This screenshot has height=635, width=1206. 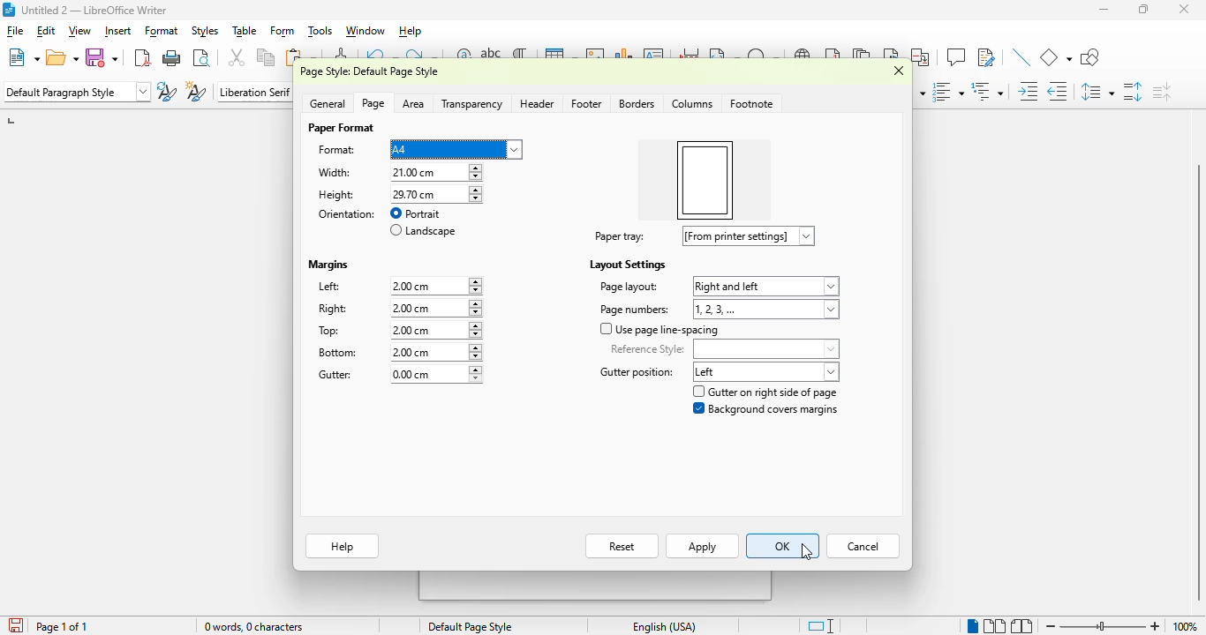 What do you see at coordinates (900, 71) in the screenshot?
I see `close` at bounding box center [900, 71].